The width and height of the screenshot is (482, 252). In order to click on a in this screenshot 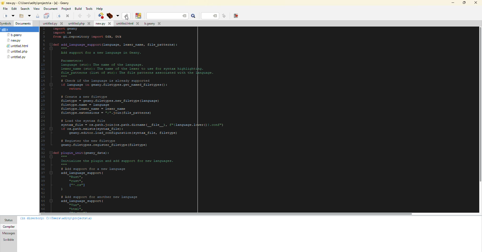, I will do `click(6, 30)`.